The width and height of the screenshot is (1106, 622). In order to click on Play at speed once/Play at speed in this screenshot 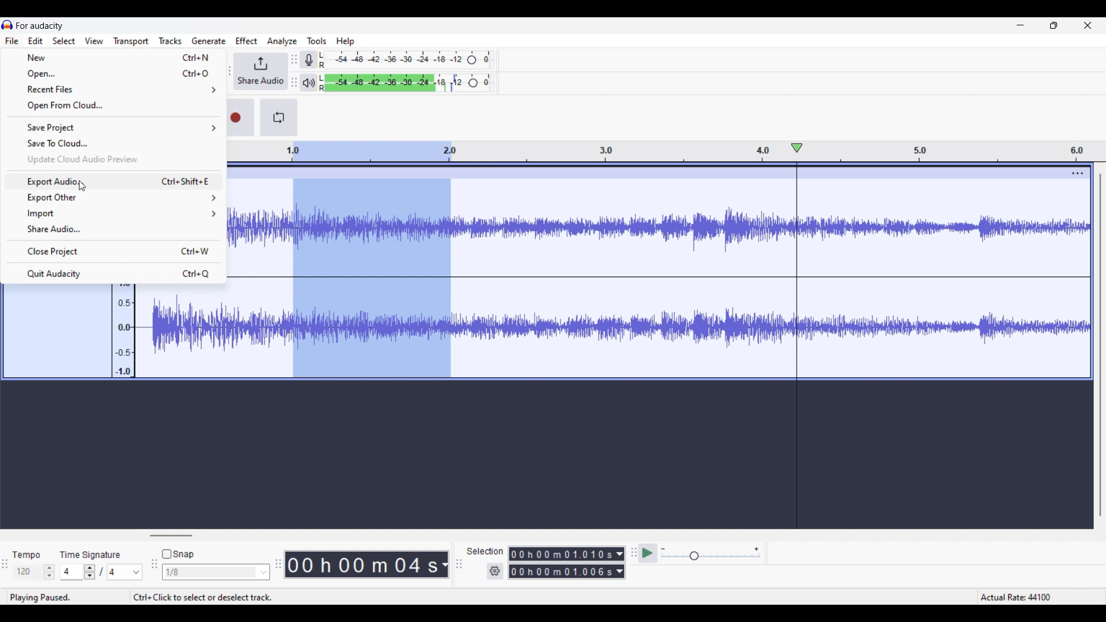, I will do `click(648, 553)`.